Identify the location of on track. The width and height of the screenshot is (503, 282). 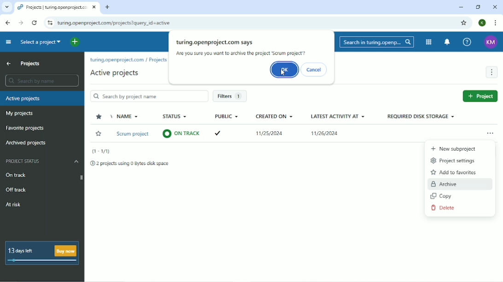
(181, 133).